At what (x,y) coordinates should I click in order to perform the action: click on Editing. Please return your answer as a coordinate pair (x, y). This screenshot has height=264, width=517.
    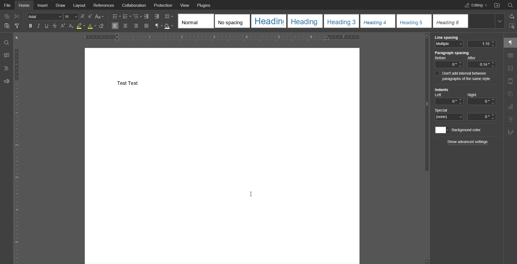
    Looking at the image, I should click on (474, 5).